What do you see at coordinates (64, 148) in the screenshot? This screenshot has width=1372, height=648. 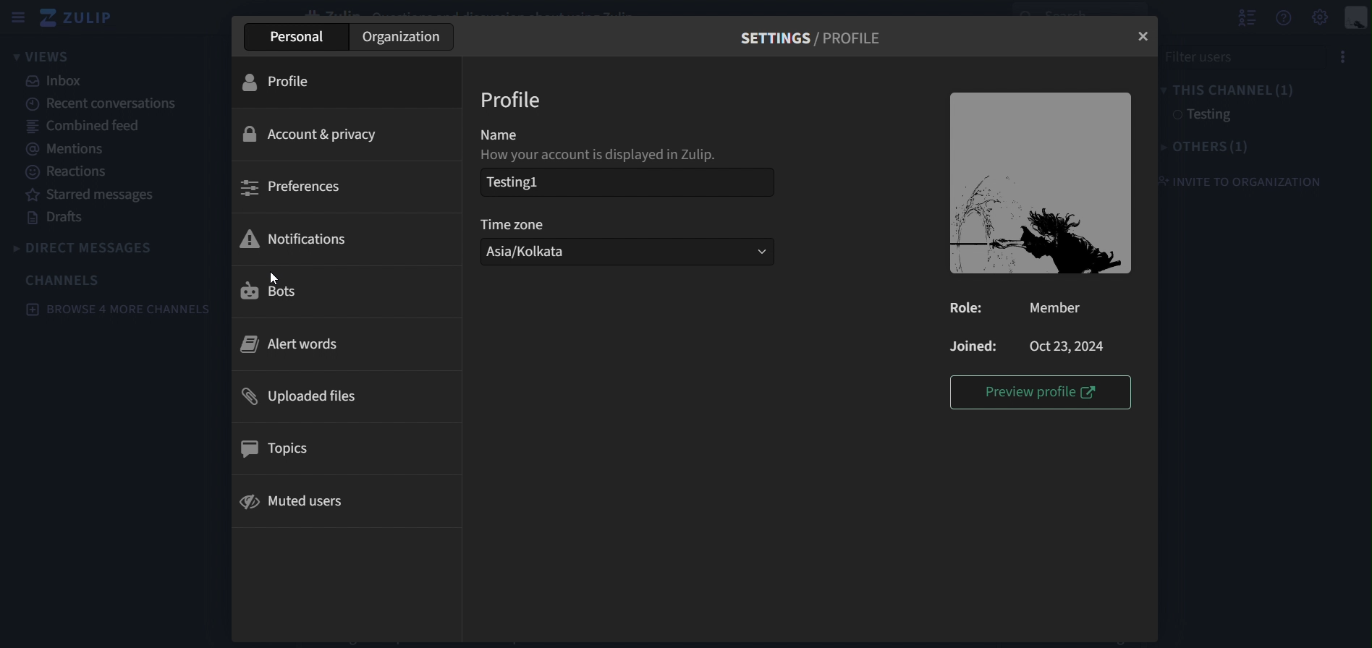 I see `mentions` at bounding box center [64, 148].